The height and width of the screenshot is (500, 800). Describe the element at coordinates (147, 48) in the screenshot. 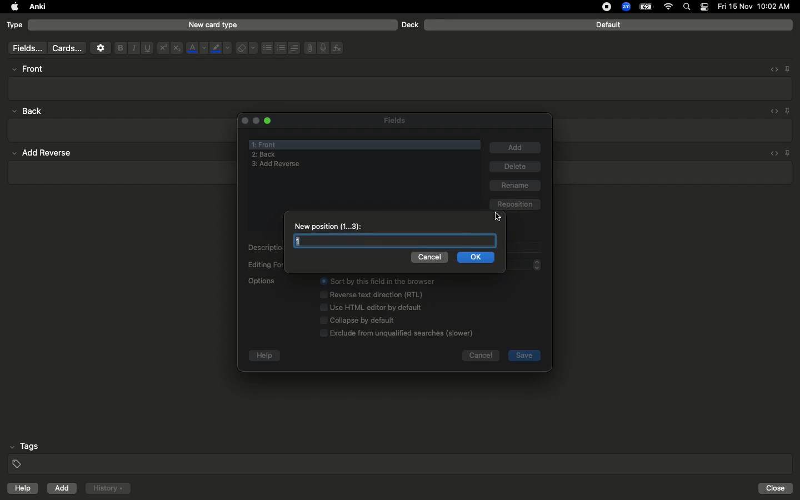

I see `Underline` at that location.